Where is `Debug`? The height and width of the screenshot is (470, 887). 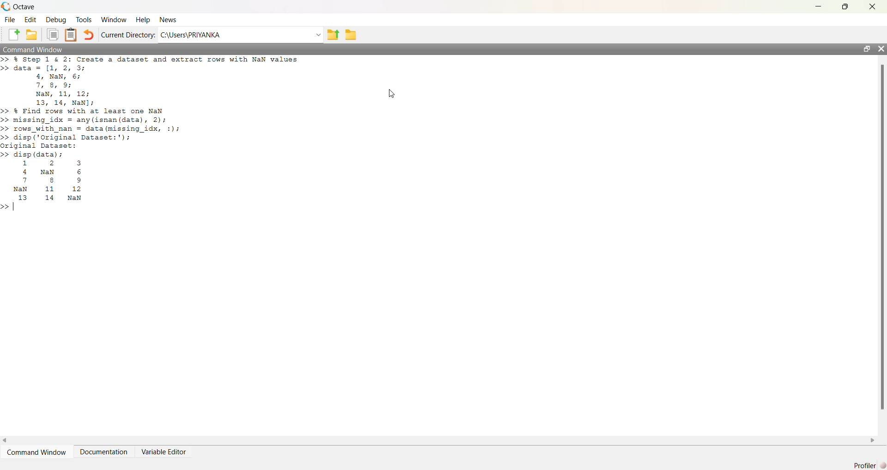 Debug is located at coordinates (56, 20).